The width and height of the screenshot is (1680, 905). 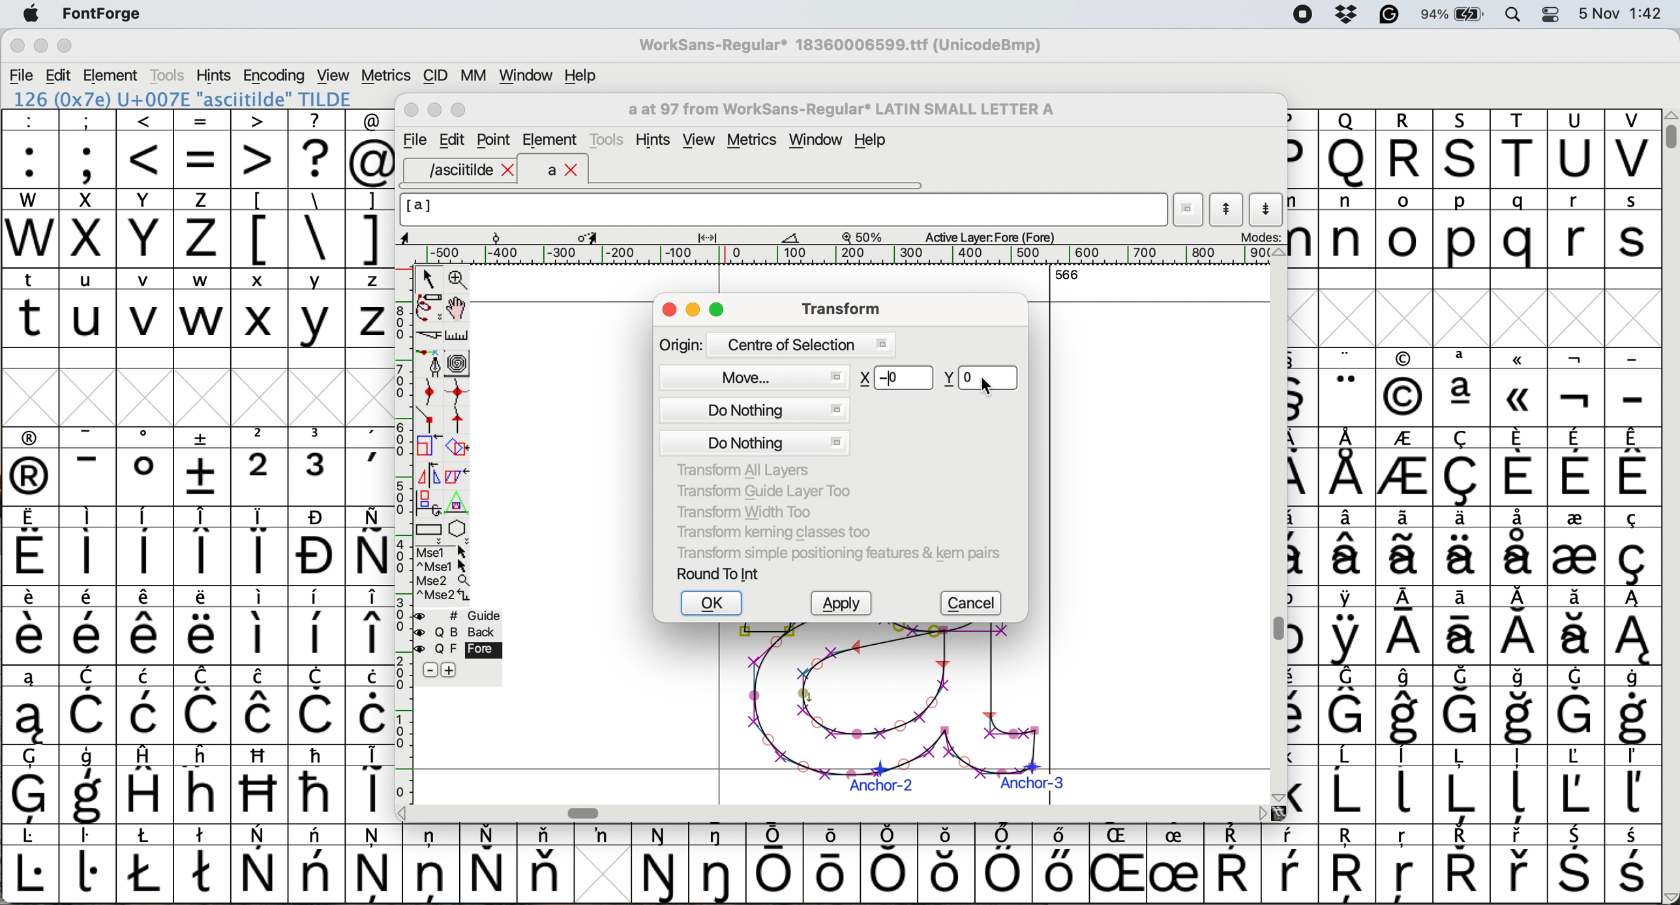 I want to click on symbol, so click(x=775, y=864).